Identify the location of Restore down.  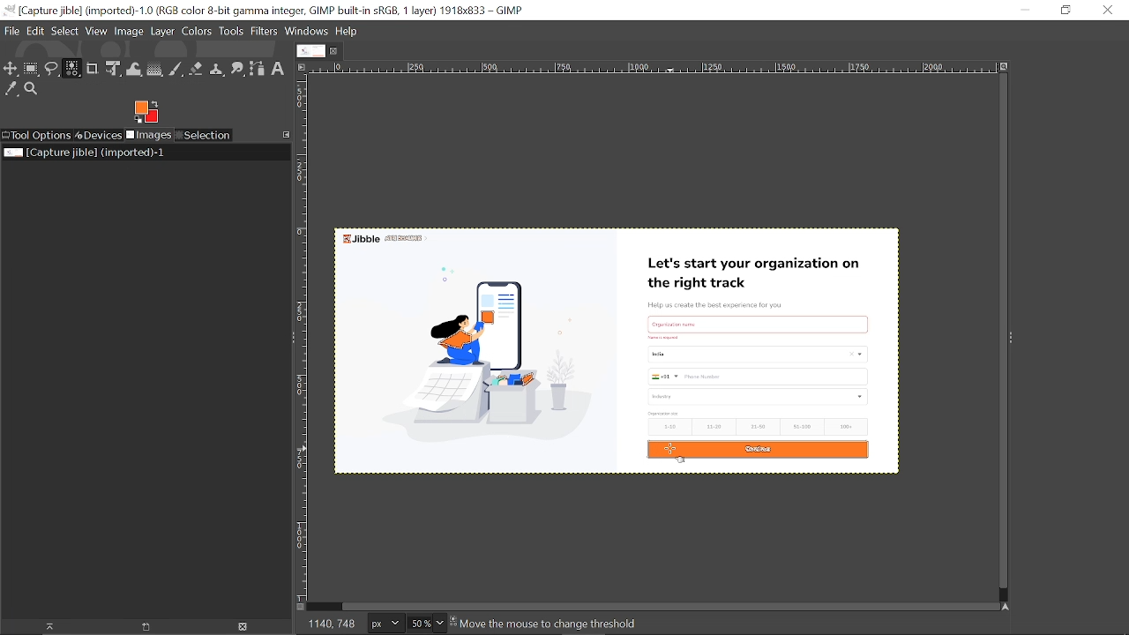
(1065, 11).